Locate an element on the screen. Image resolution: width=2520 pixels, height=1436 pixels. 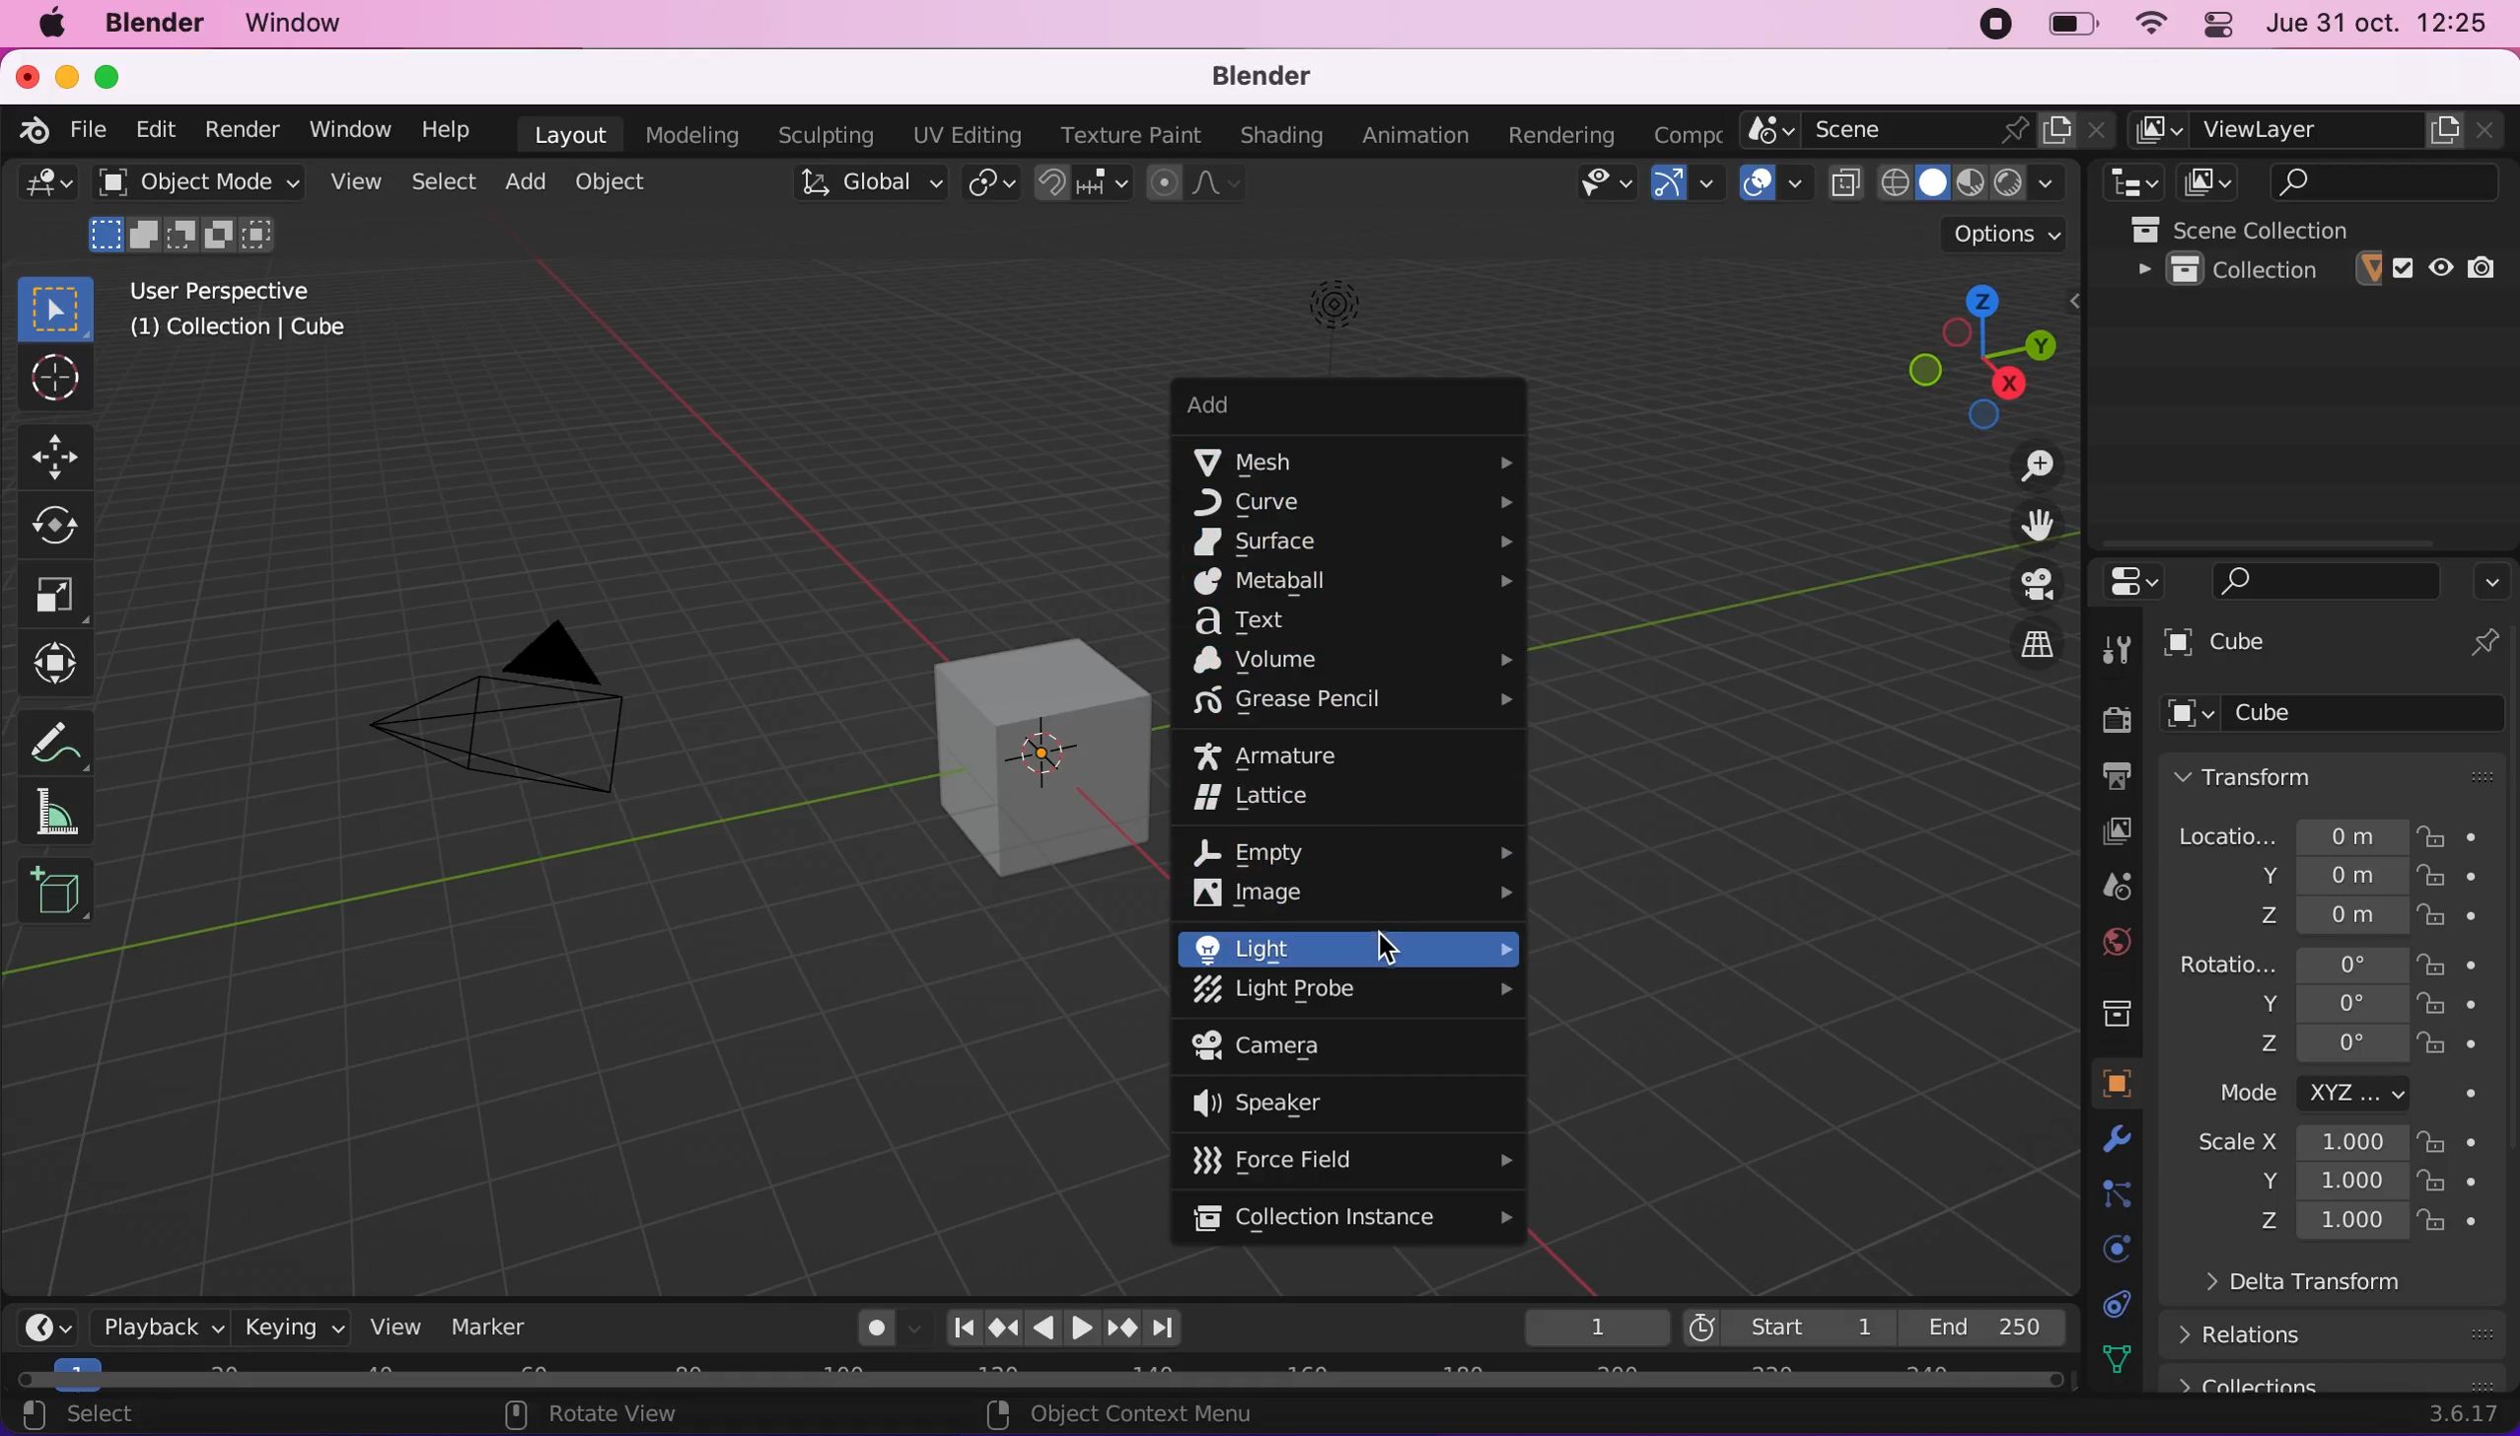
select box is located at coordinates (53, 305).